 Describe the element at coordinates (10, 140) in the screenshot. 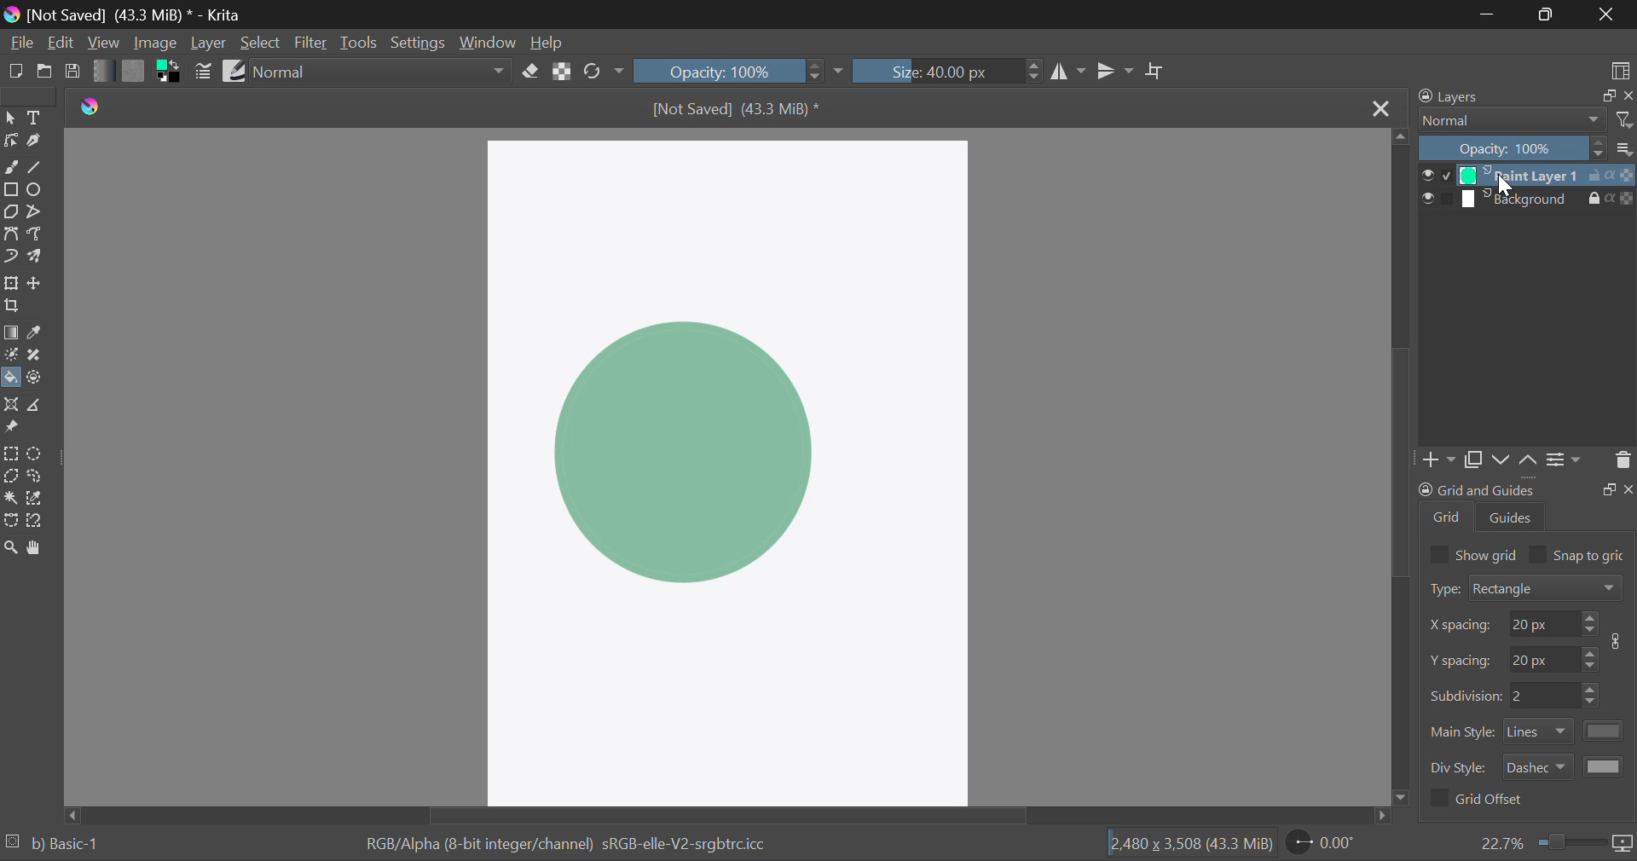

I see `Edit Shapes` at that location.